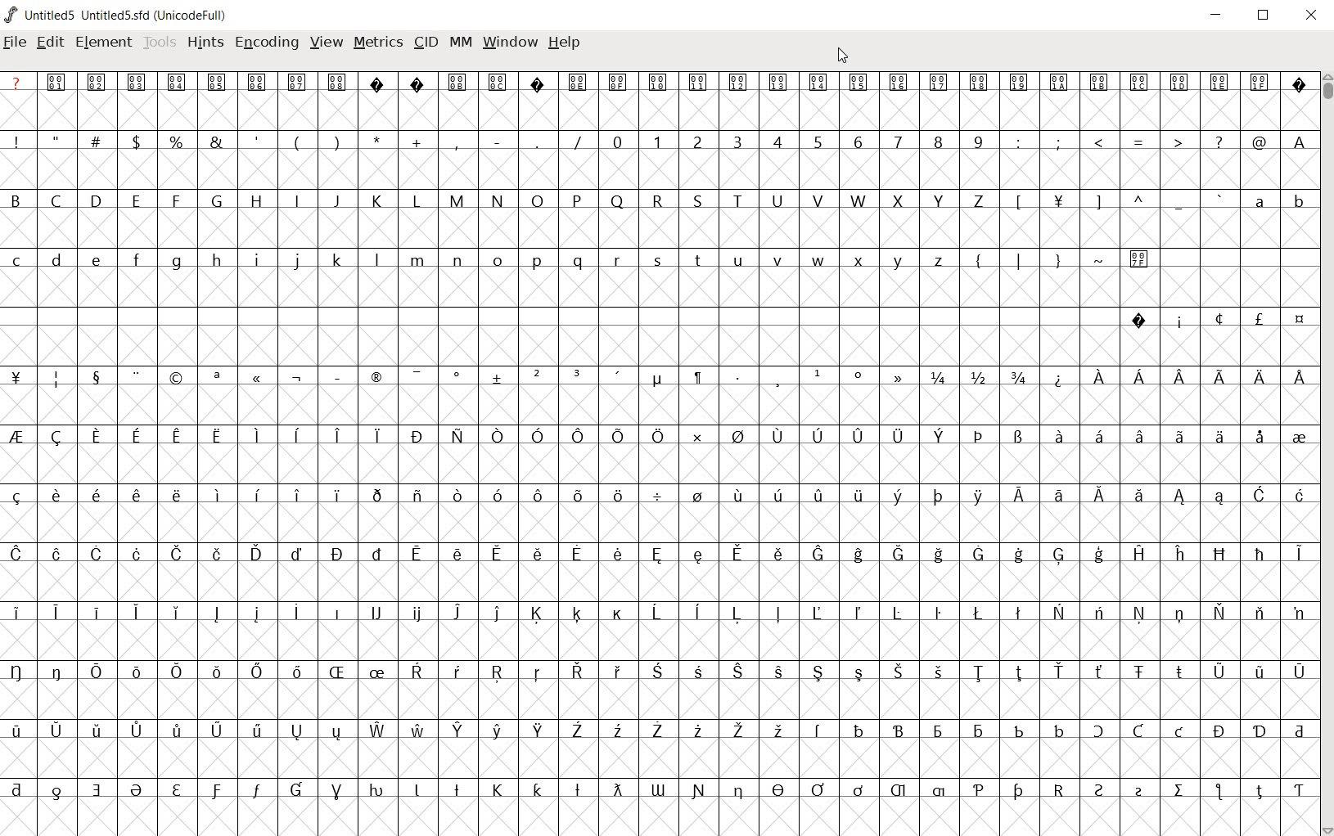 This screenshot has width=1334, height=836. What do you see at coordinates (976, 375) in the screenshot?
I see `1/2` at bounding box center [976, 375].